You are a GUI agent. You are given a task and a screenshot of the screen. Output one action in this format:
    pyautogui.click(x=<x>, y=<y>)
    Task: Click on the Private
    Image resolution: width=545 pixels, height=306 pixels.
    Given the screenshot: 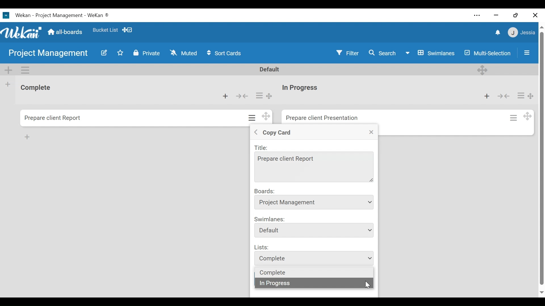 What is the action you would take?
    pyautogui.click(x=147, y=53)
    